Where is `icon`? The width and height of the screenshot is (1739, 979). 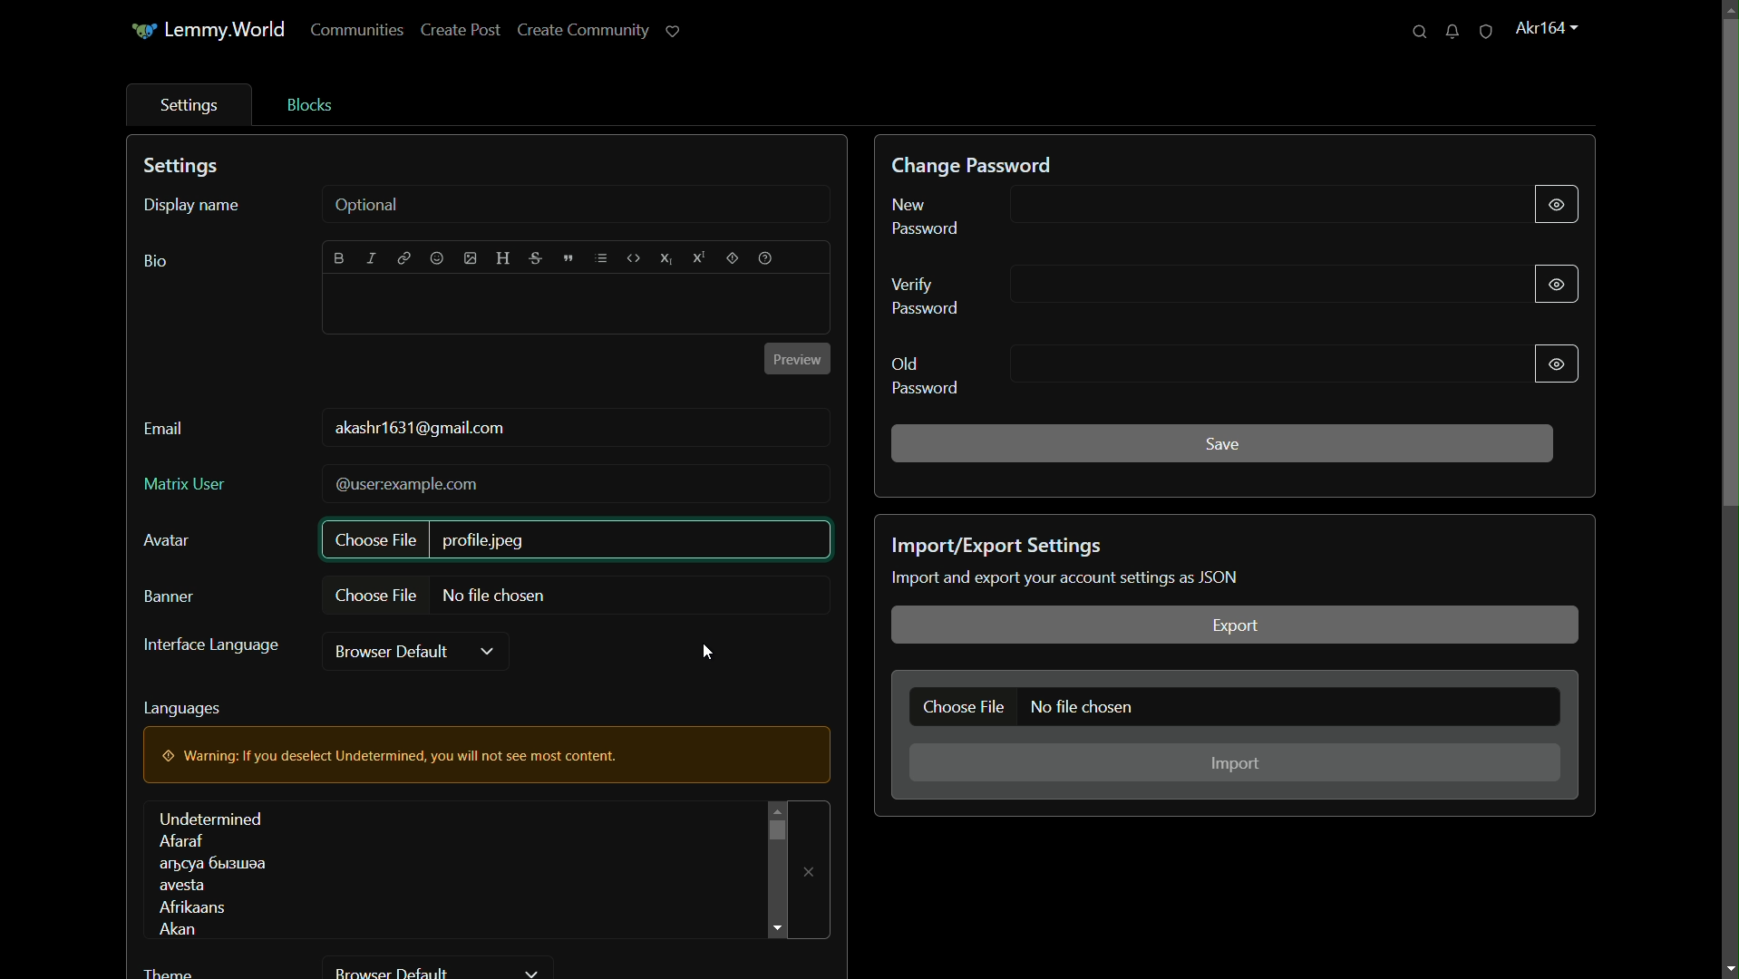
icon is located at coordinates (141, 33).